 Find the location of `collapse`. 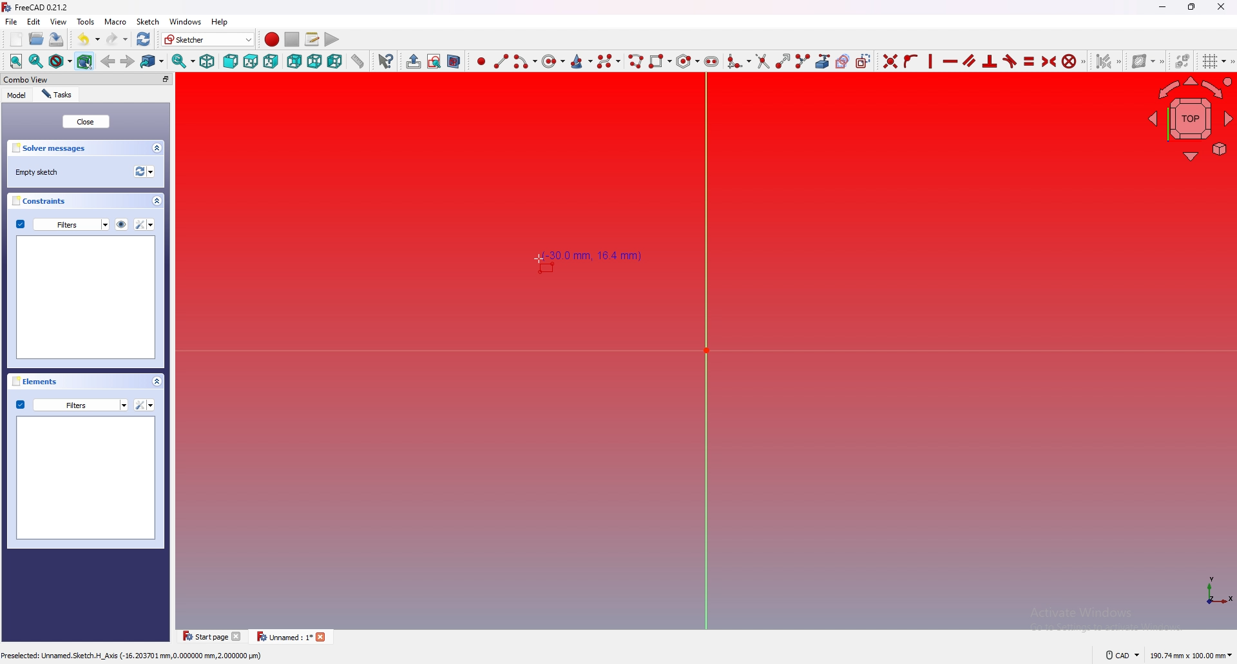

collapse is located at coordinates (157, 148).